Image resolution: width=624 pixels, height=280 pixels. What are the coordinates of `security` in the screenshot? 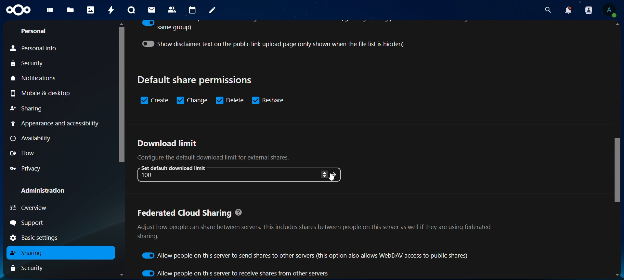 It's located at (27, 267).